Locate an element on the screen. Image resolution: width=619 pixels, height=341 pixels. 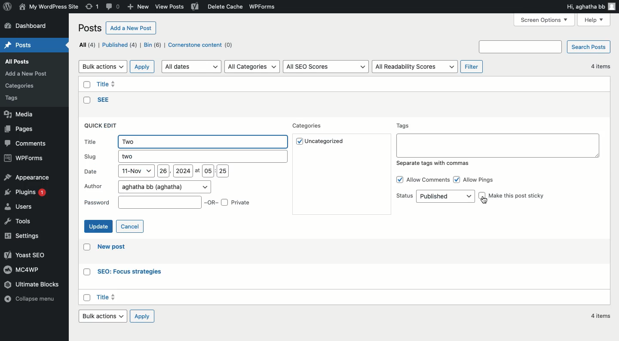
Slug is located at coordinates (184, 157).